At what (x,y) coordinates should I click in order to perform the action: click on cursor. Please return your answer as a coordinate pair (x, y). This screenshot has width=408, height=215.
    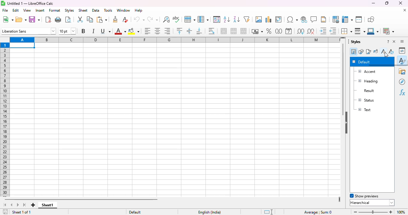
    Looking at the image, I should click on (386, 55).